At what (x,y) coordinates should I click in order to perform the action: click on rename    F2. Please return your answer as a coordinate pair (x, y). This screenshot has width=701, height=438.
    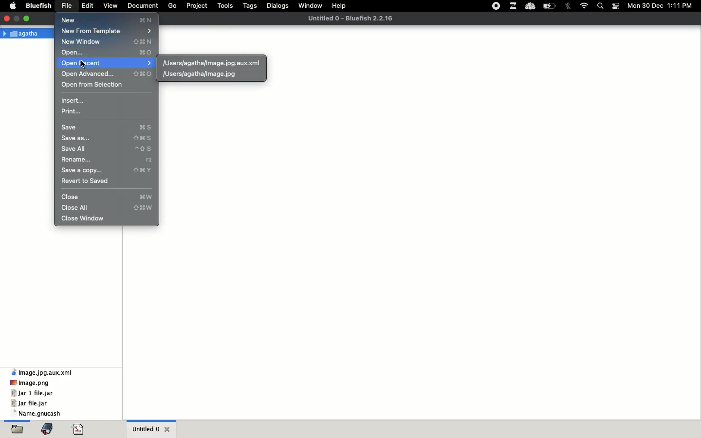
    Looking at the image, I should click on (108, 160).